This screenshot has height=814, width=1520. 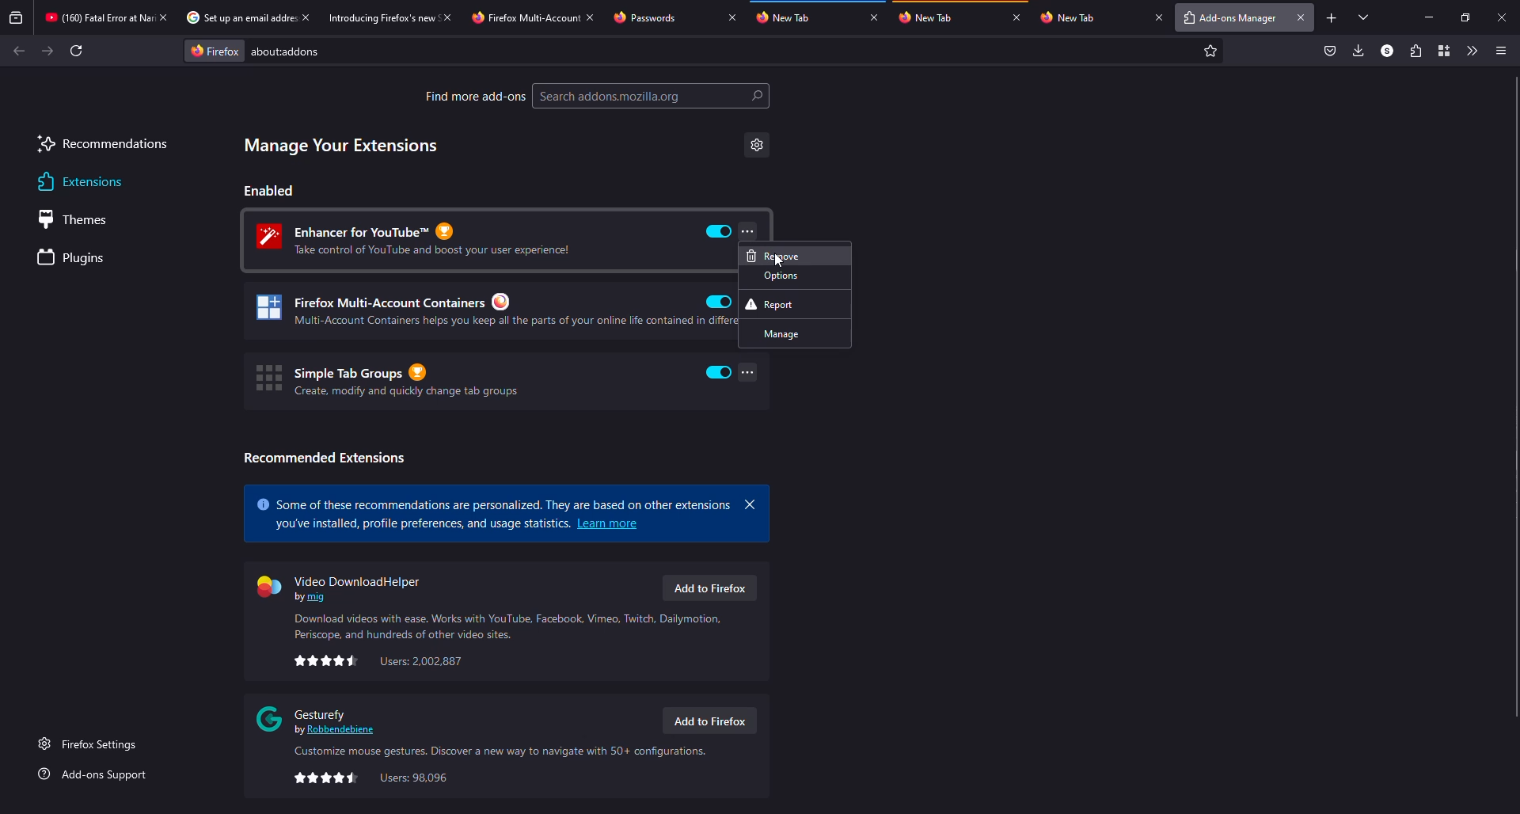 What do you see at coordinates (320, 719) in the screenshot?
I see `gesturefy` at bounding box center [320, 719].